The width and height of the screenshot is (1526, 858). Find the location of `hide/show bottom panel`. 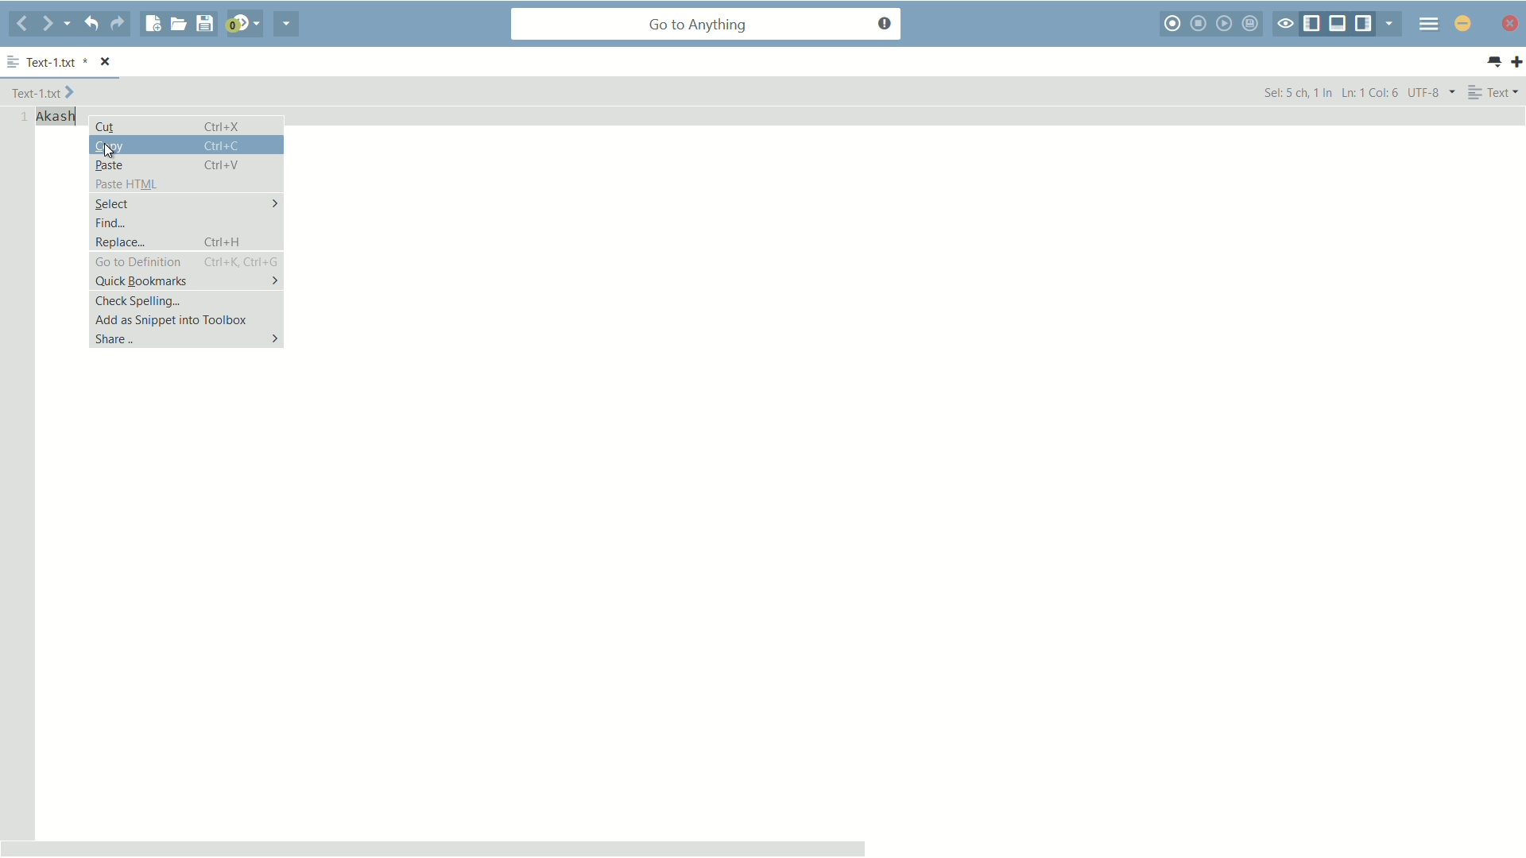

hide/show bottom panel is located at coordinates (1338, 24).